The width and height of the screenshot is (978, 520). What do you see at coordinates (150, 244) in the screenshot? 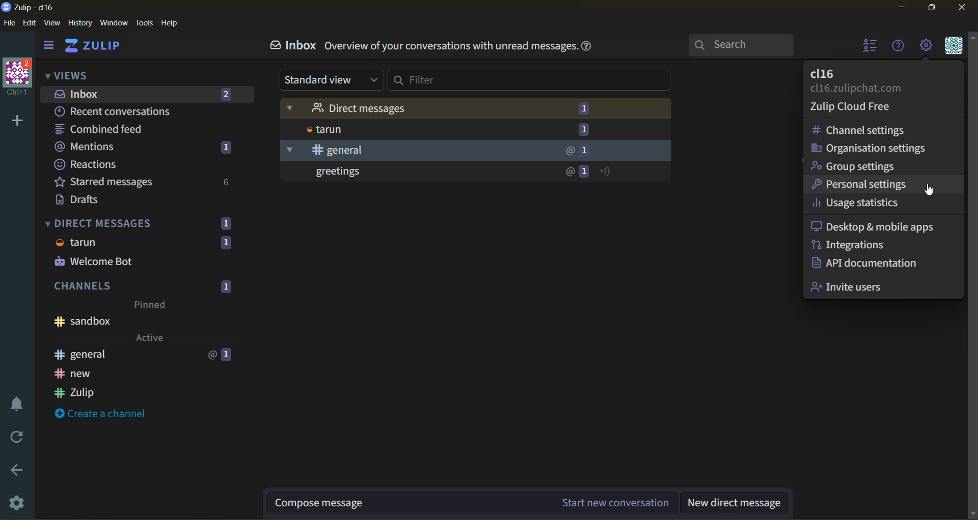
I see `tarun` at bounding box center [150, 244].